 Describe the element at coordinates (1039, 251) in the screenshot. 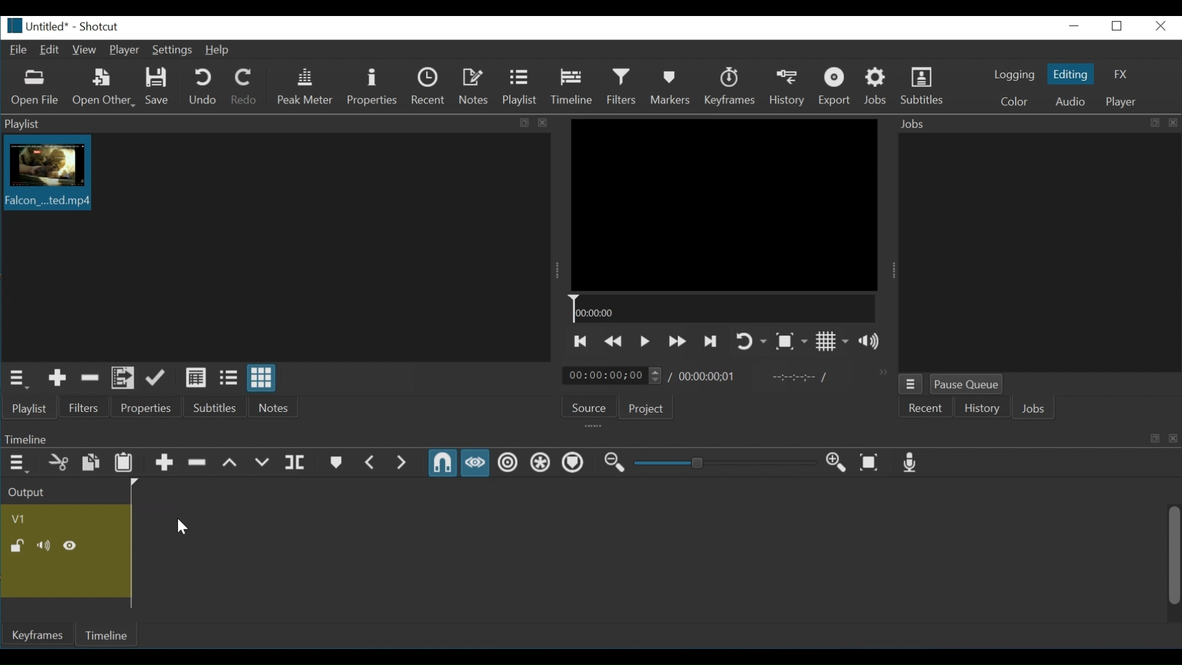

I see `jobs panel` at that location.